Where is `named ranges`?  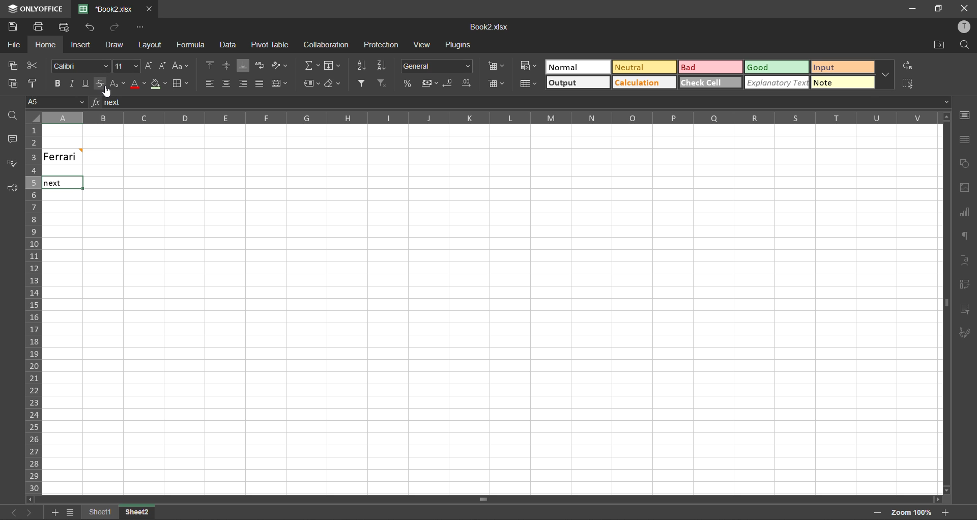 named ranges is located at coordinates (311, 83).